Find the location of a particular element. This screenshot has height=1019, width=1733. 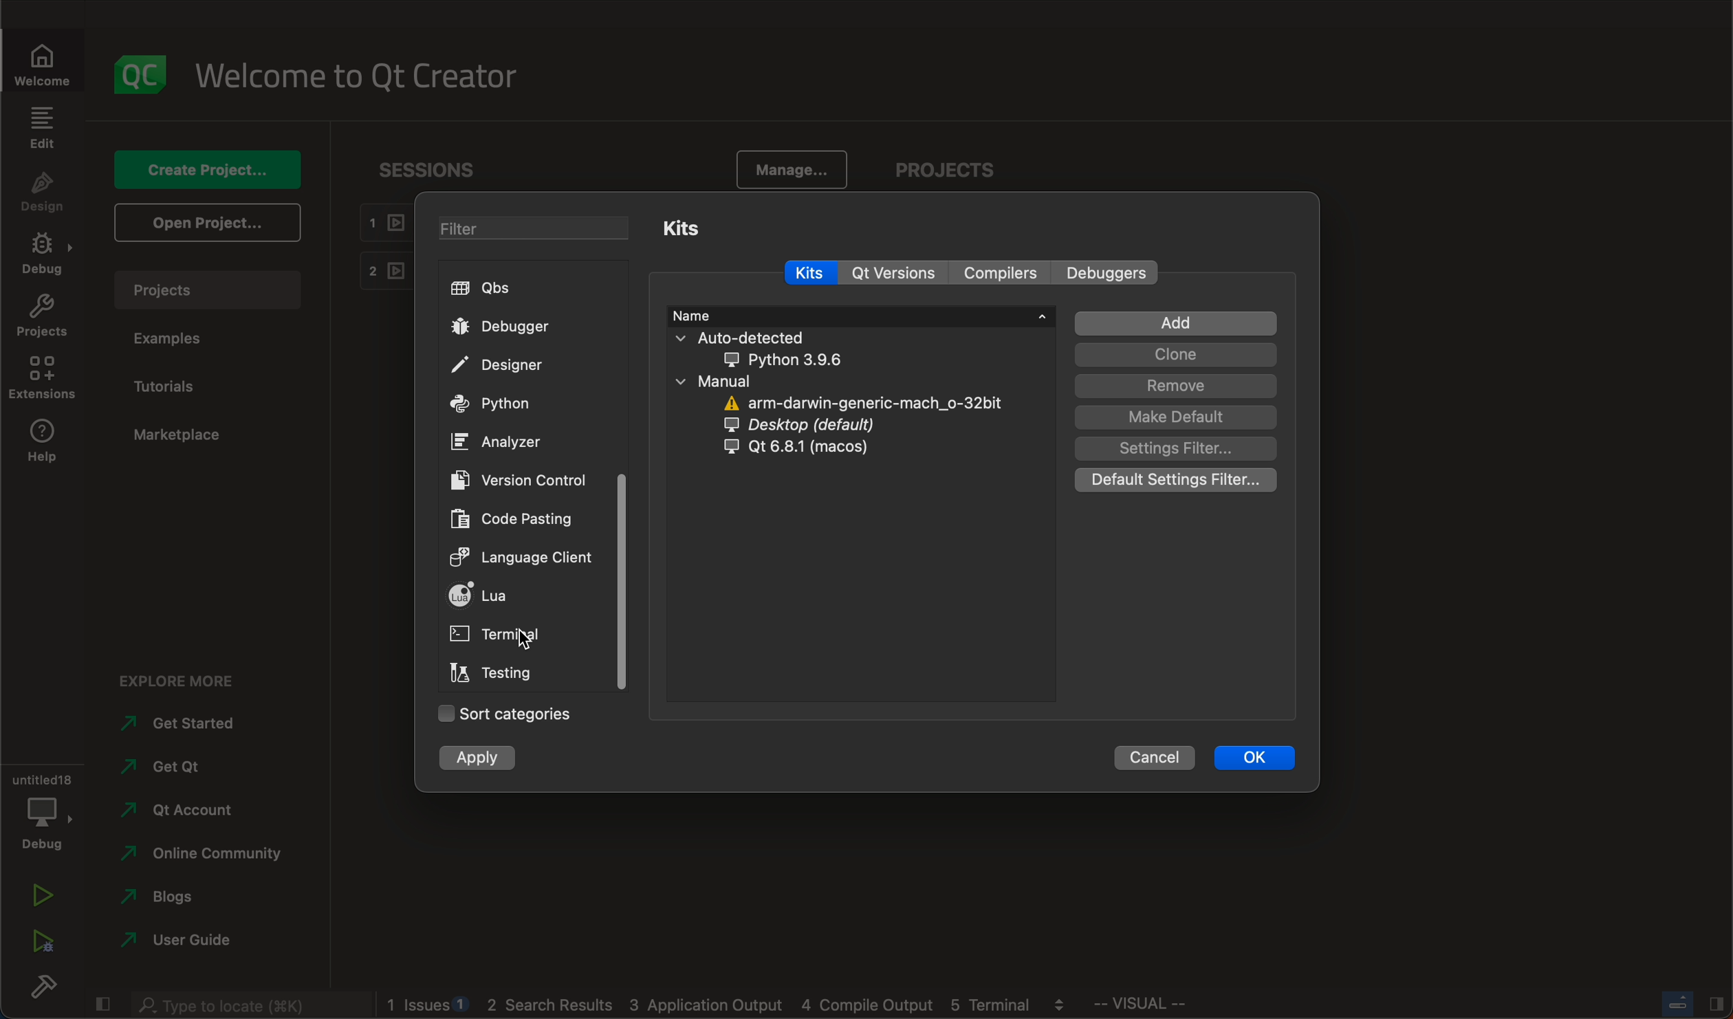

add is located at coordinates (1175, 325).